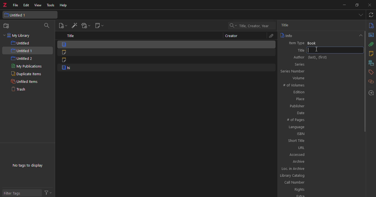 This screenshot has height=197, width=376. What do you see at coordinates (368, 5) in the screenshot?
I see `close` at bounding box center [368, 5].